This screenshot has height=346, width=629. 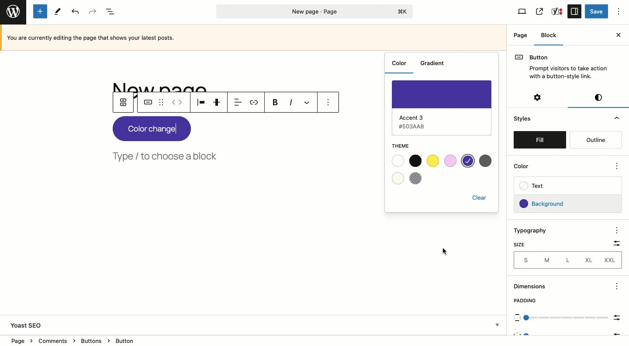 I want to click on Dimensions, so click(x=535, y=287).